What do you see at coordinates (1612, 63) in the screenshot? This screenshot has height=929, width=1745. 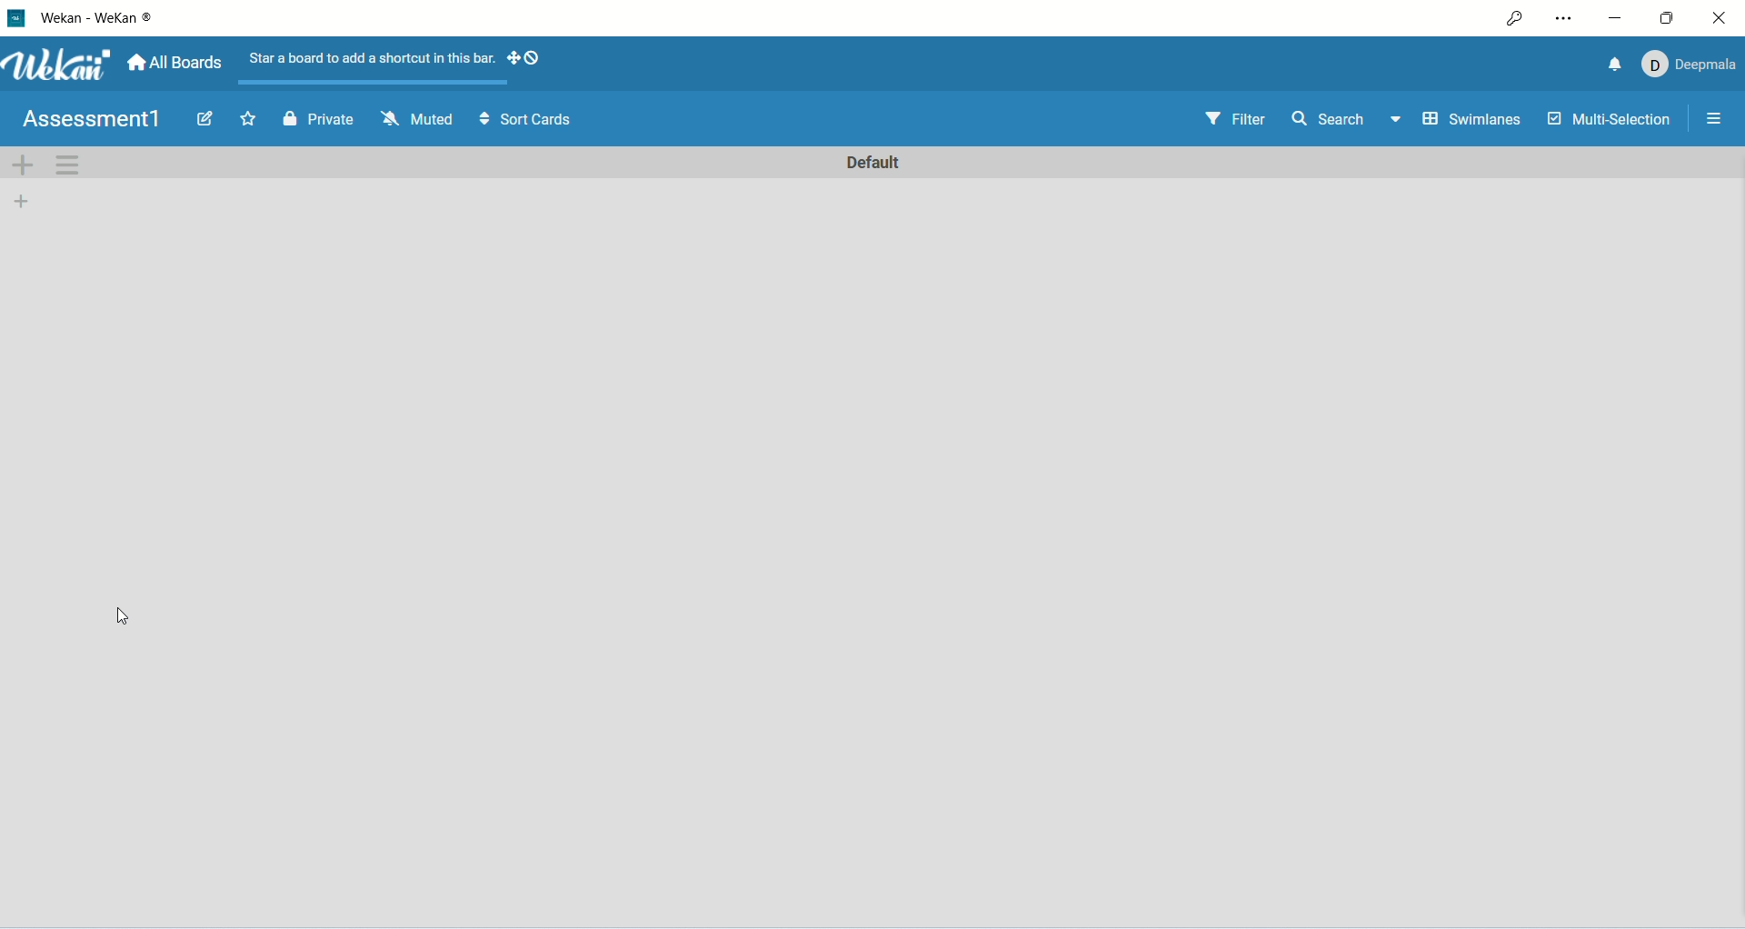 I see `notification` at bounding box center [1612, 63].